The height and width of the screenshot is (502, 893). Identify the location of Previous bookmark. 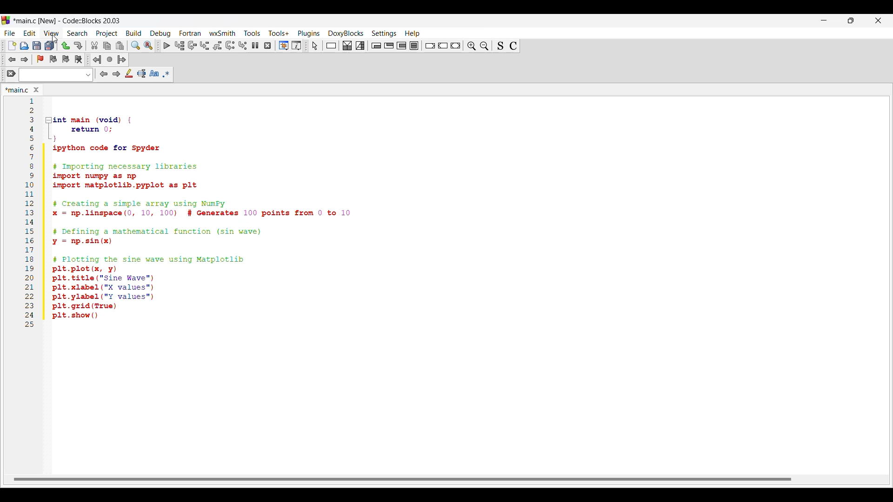
(53, 59).